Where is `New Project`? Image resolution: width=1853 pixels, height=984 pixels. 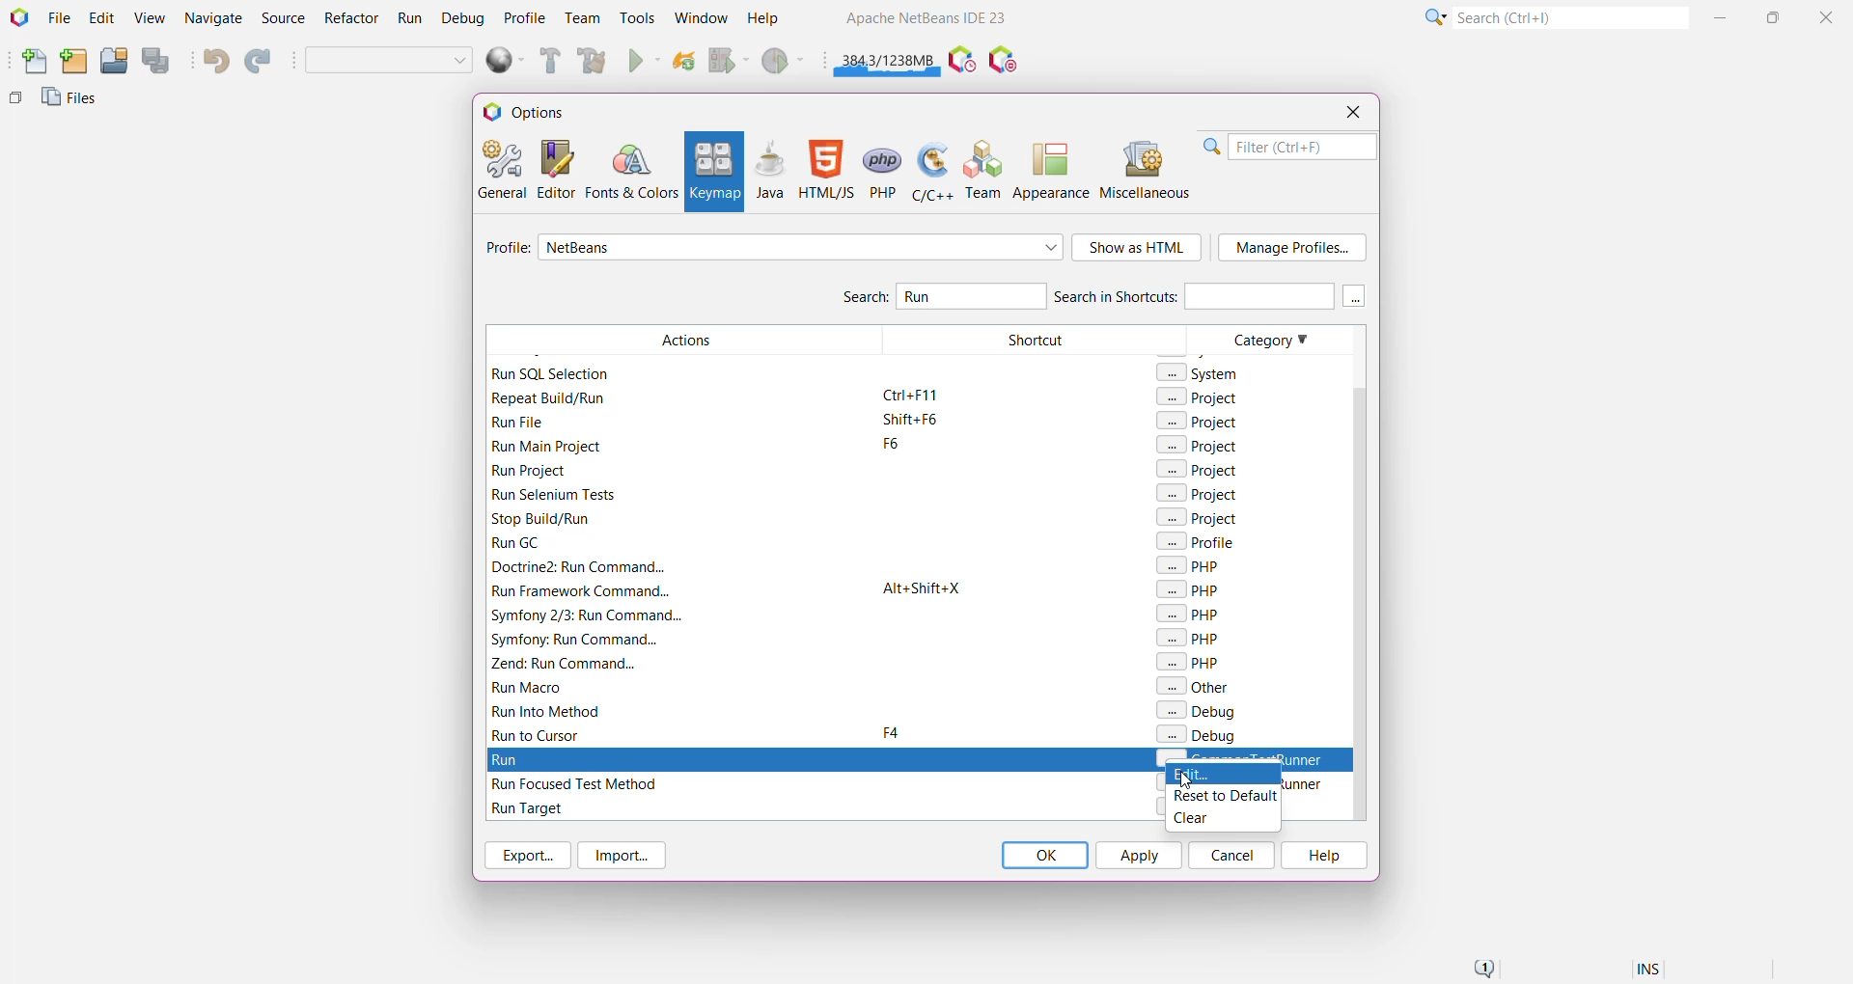 New Project is located at coordinates (73, 62).